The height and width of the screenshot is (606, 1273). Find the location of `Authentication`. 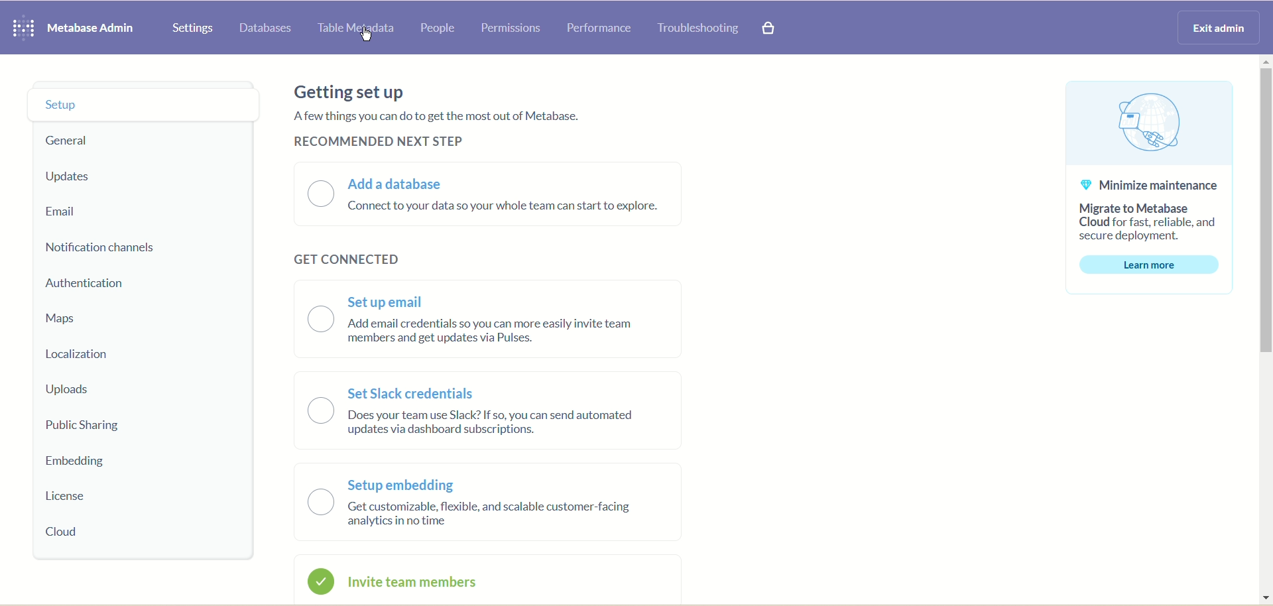

Authentication is located at coordinates (100, 285).